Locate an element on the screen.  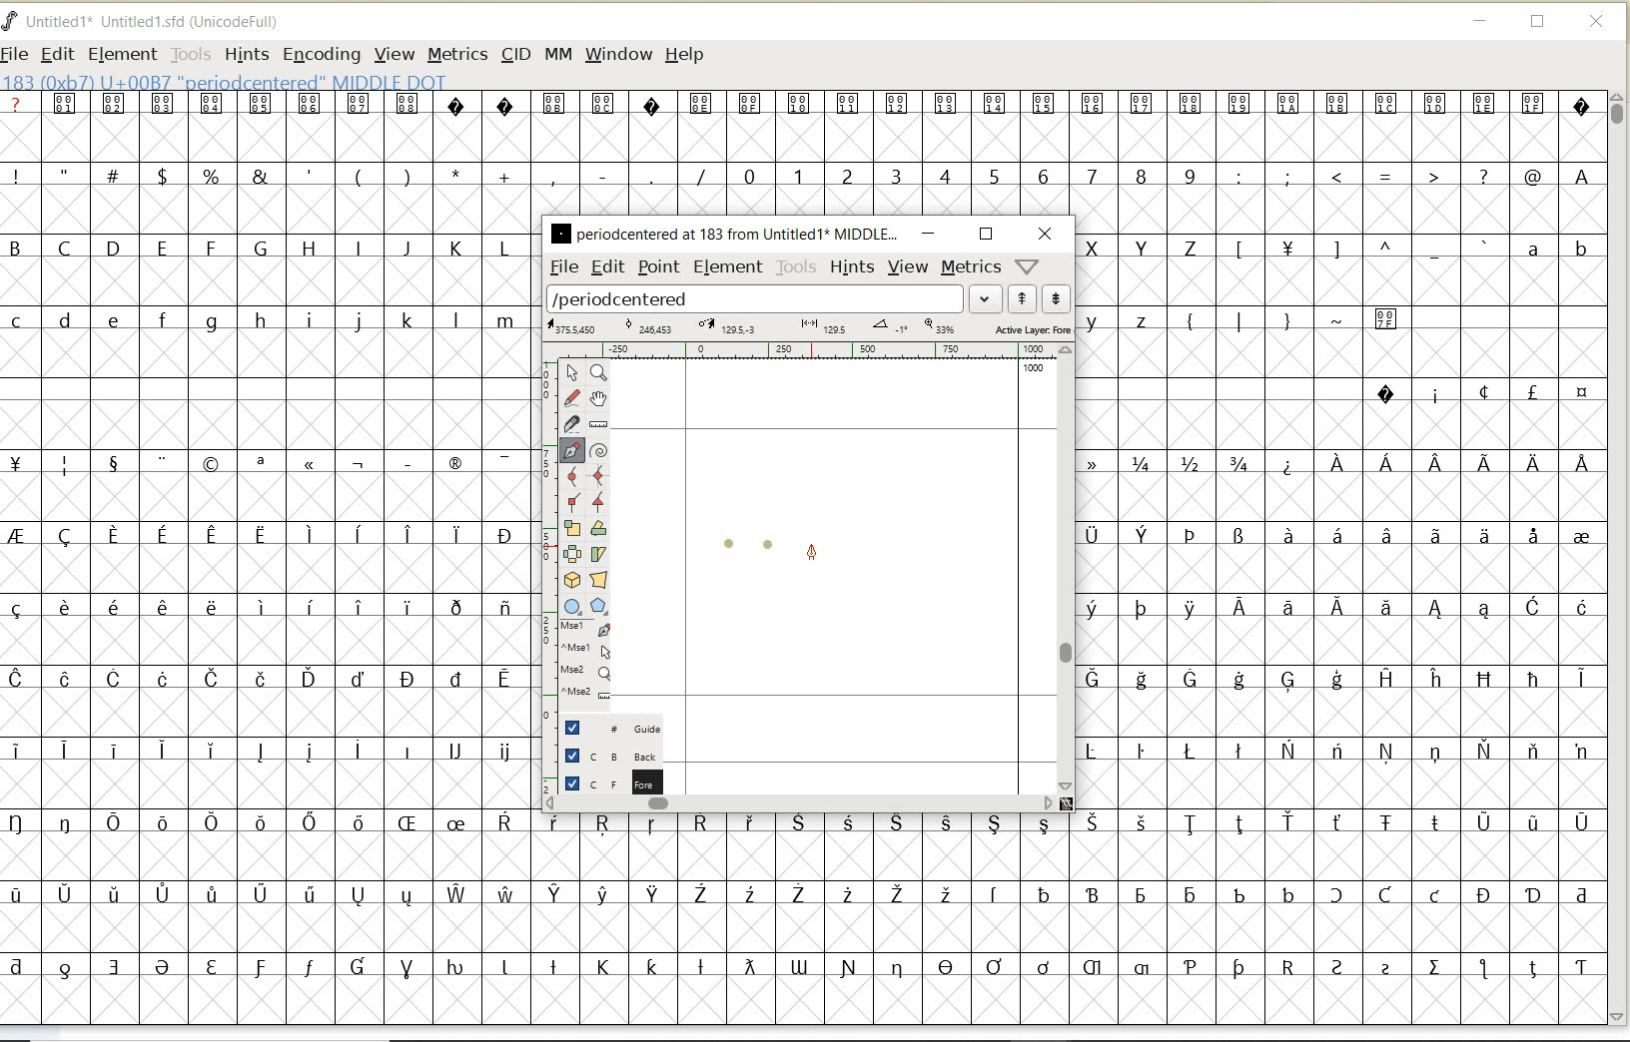
uppercase letters is located at coordinates (1146, 247).